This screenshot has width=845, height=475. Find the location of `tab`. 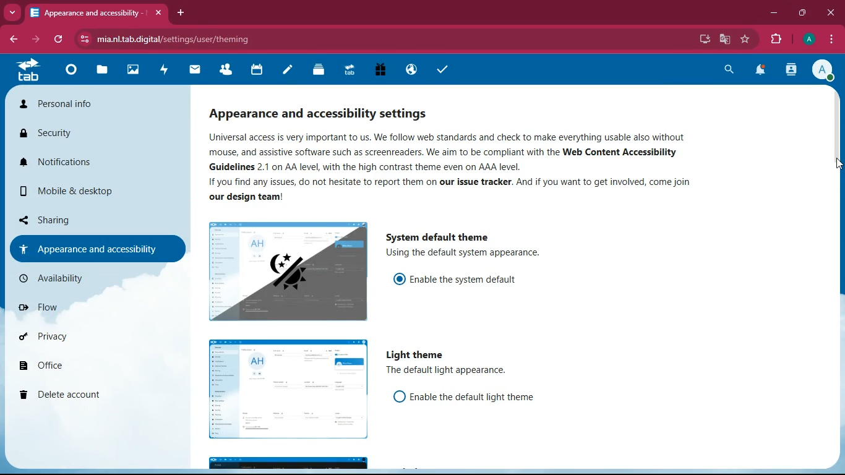

tab is located at coordinates (25, 73).